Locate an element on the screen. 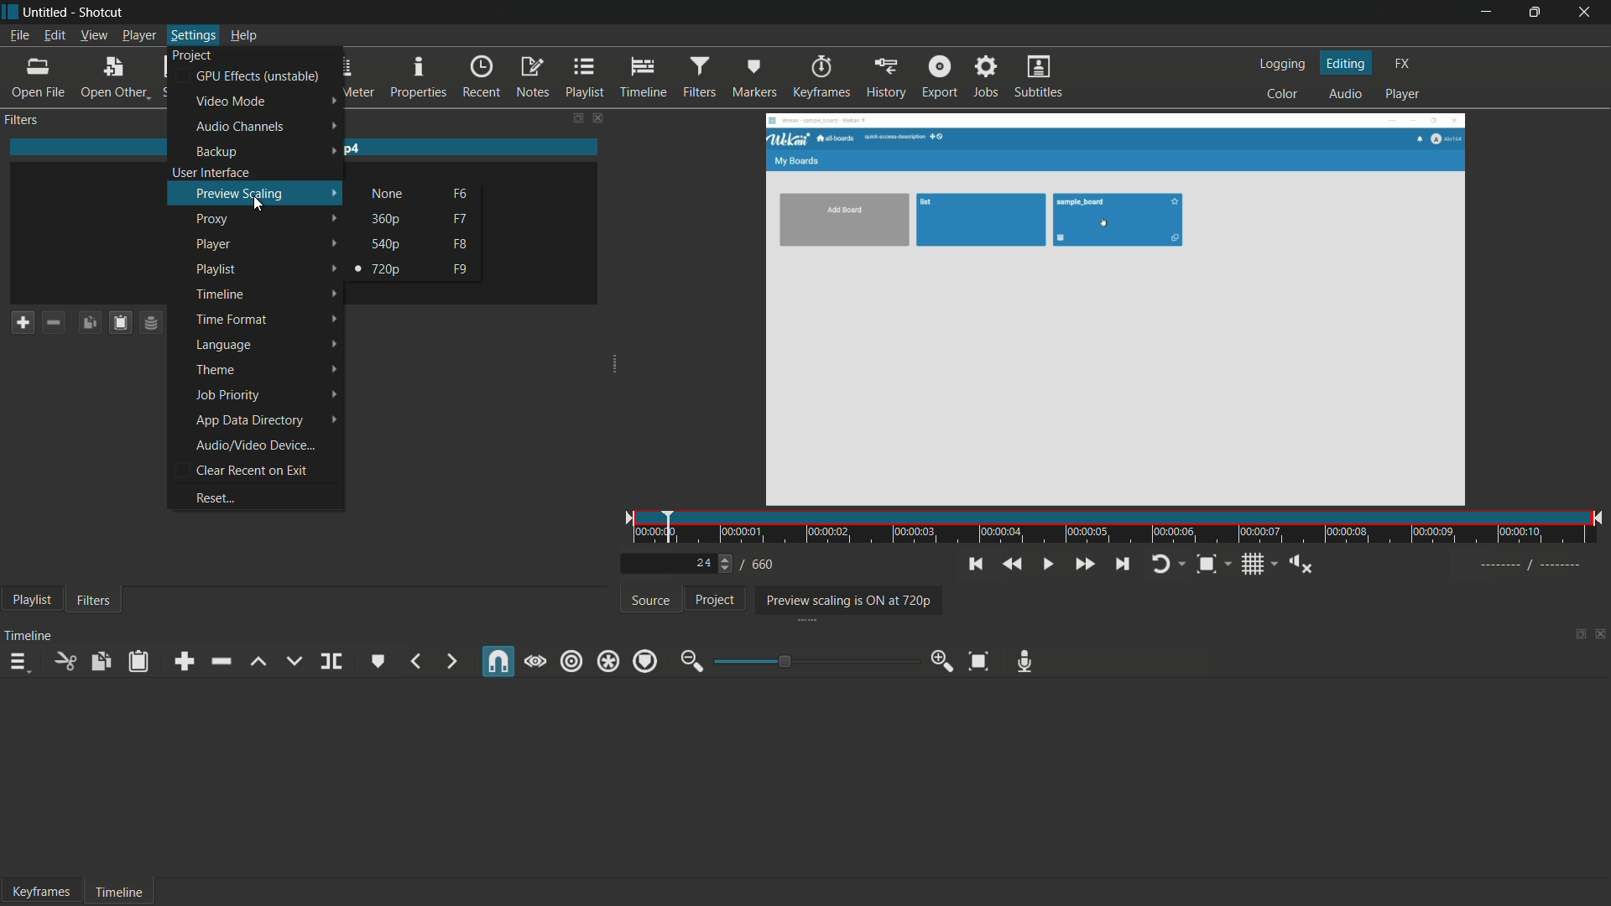 Image resolution: width=1611 pixels, height=906 pixels. lift is located at coordinates (258, 662).